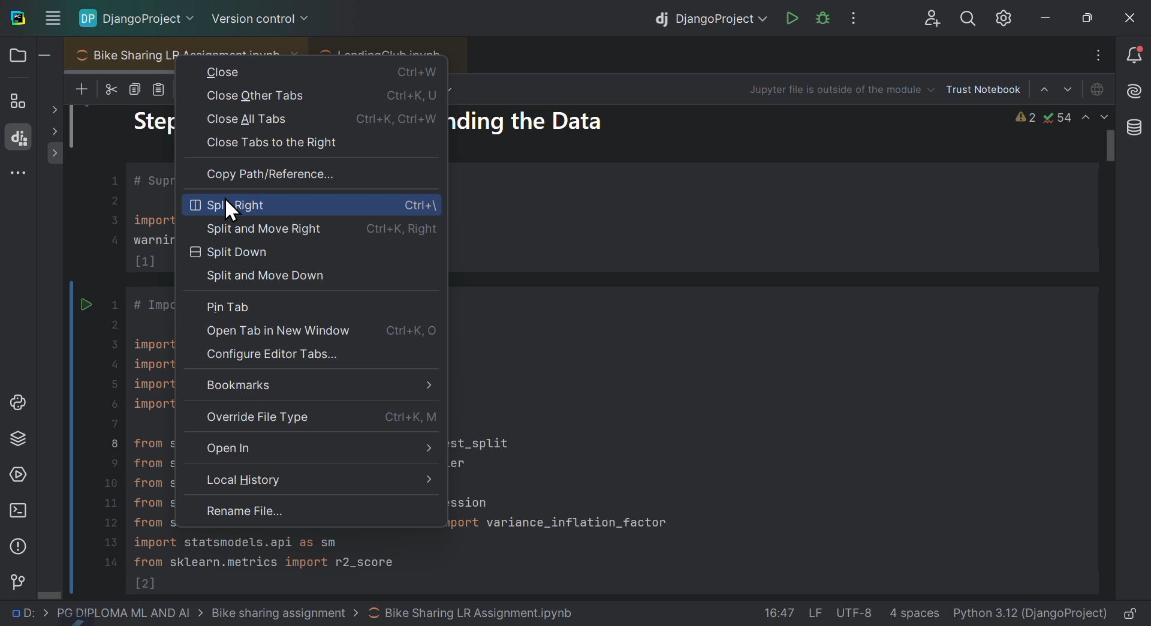  What do you see at coordinates (1031, 613) in the screenshot?
I see `interpreter` at bounding box center [1031, 613].